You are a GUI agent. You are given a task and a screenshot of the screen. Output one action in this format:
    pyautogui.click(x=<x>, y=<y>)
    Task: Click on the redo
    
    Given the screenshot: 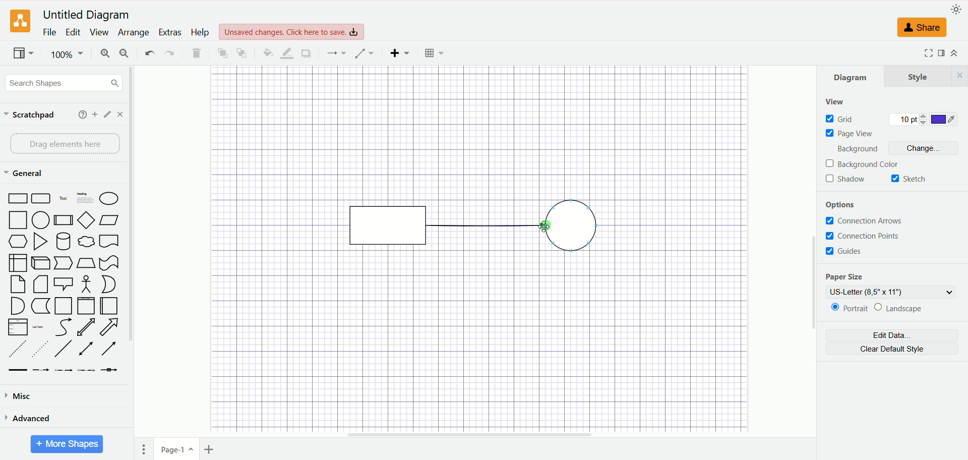 What is the action you would take?
    pyautogui.click(x=169, y=53)
    